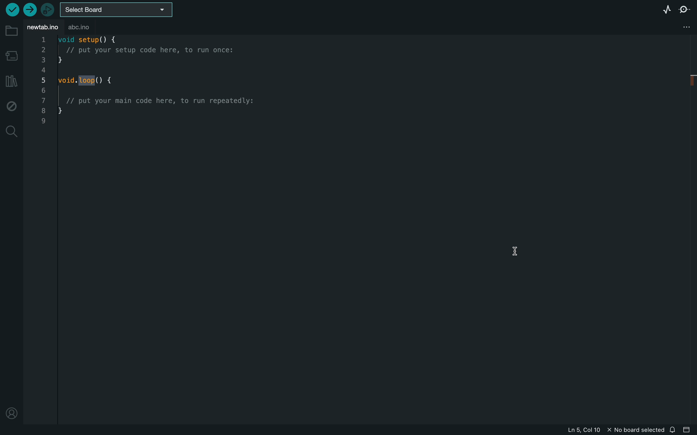  What do you see at coordinates (12, 131) in the screenshot?
I see `search` at bounding box center [12, 131].